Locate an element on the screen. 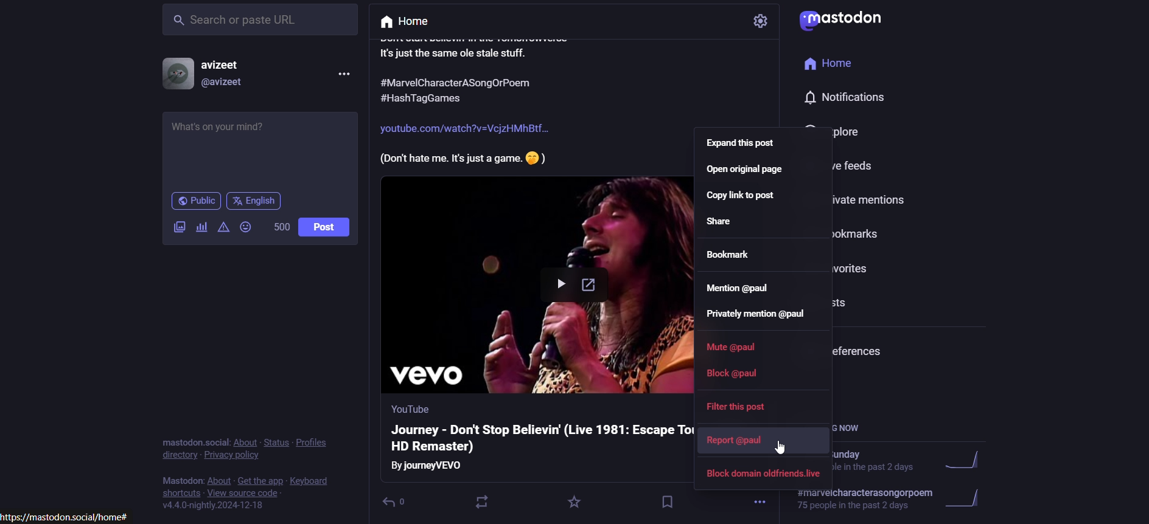 The height and width of the screenshot is (524, 1149). mention user is located at coordinates (739, 293).